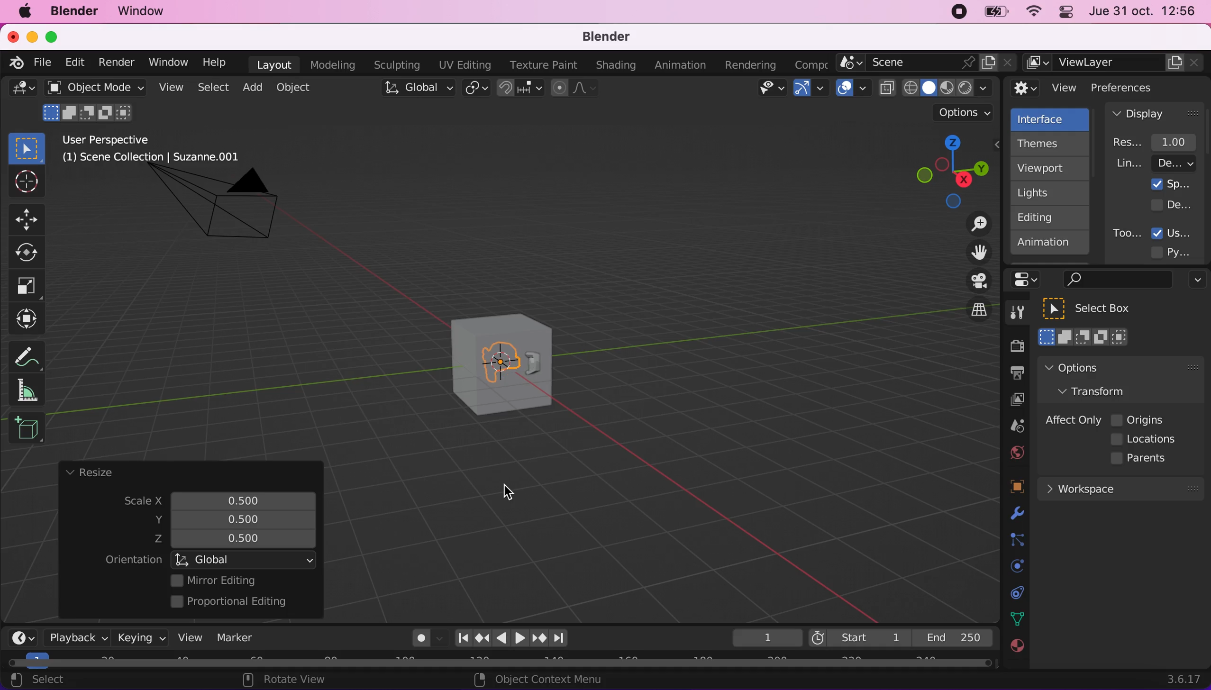 This screenshot has width=1211, height=690. What do you see at coordinates (540, 640) in the screenshot?
I see `jump to keyframe` at bounding box center [540, 640].